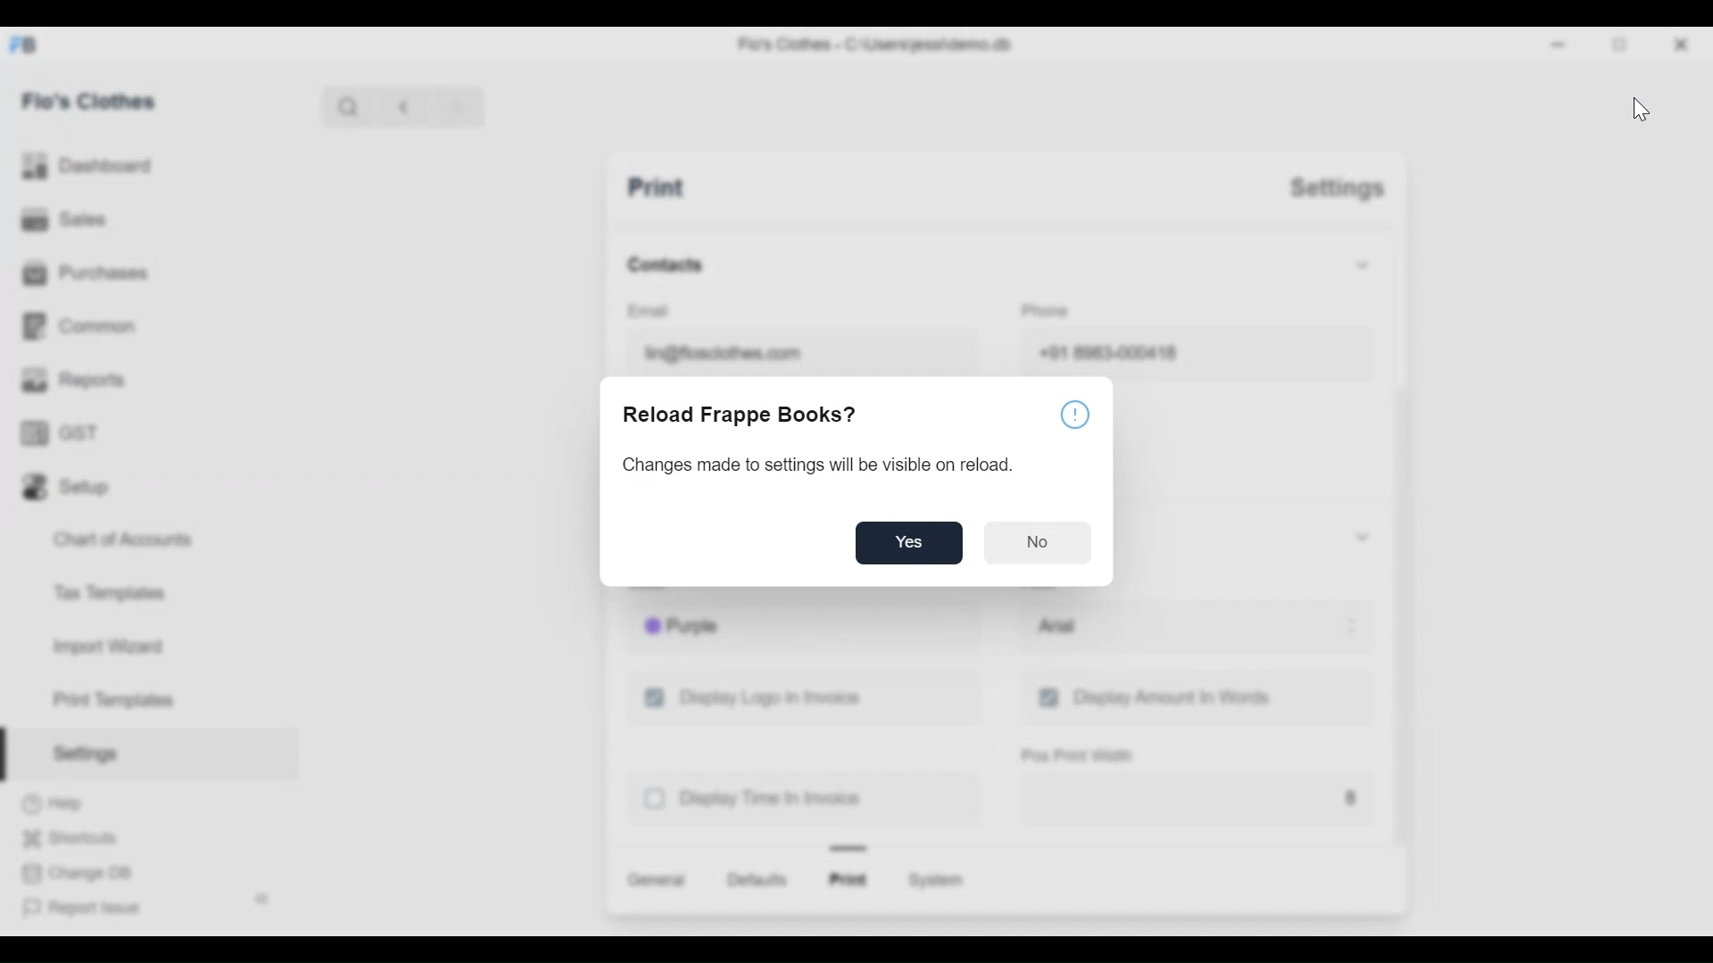 This screenshot has width=1713, height=963. What do you see at coordinates (1042, 543) in the screenshot?
I see `No` at bounding box center [1042, 543].